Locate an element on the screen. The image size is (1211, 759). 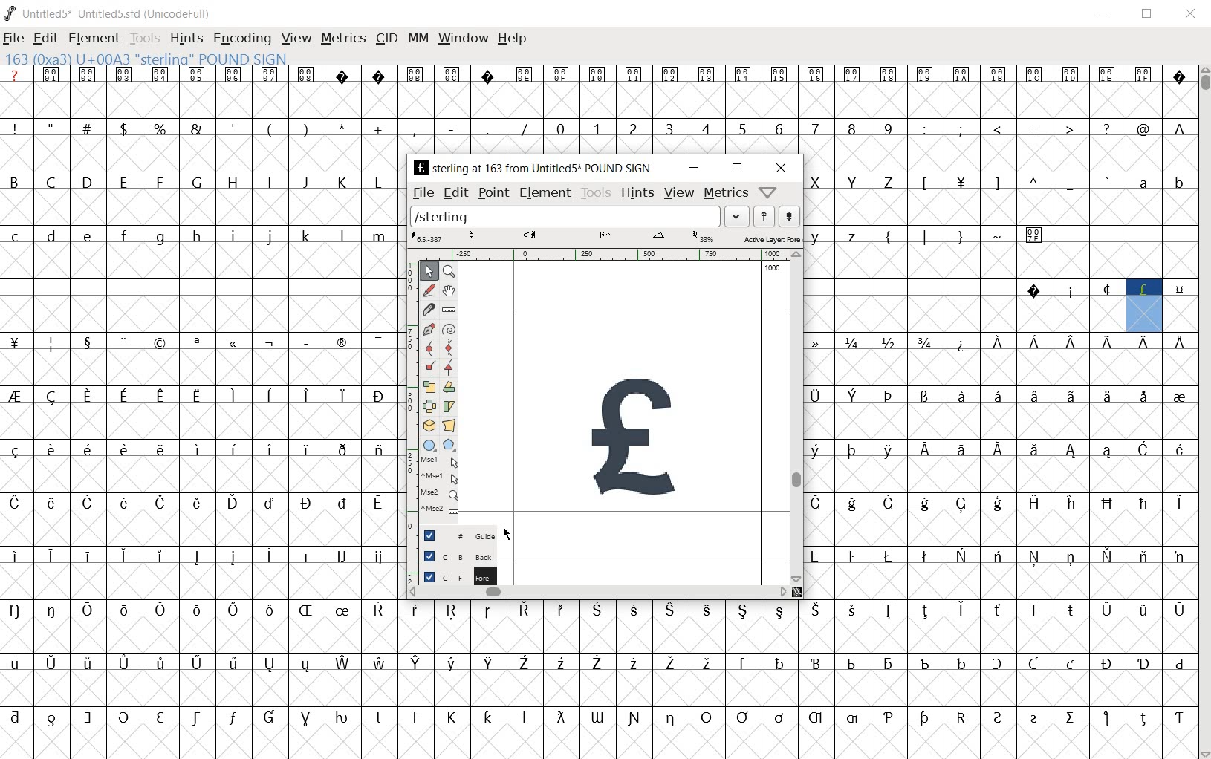
Symbol is located at coordinates (923, 719).